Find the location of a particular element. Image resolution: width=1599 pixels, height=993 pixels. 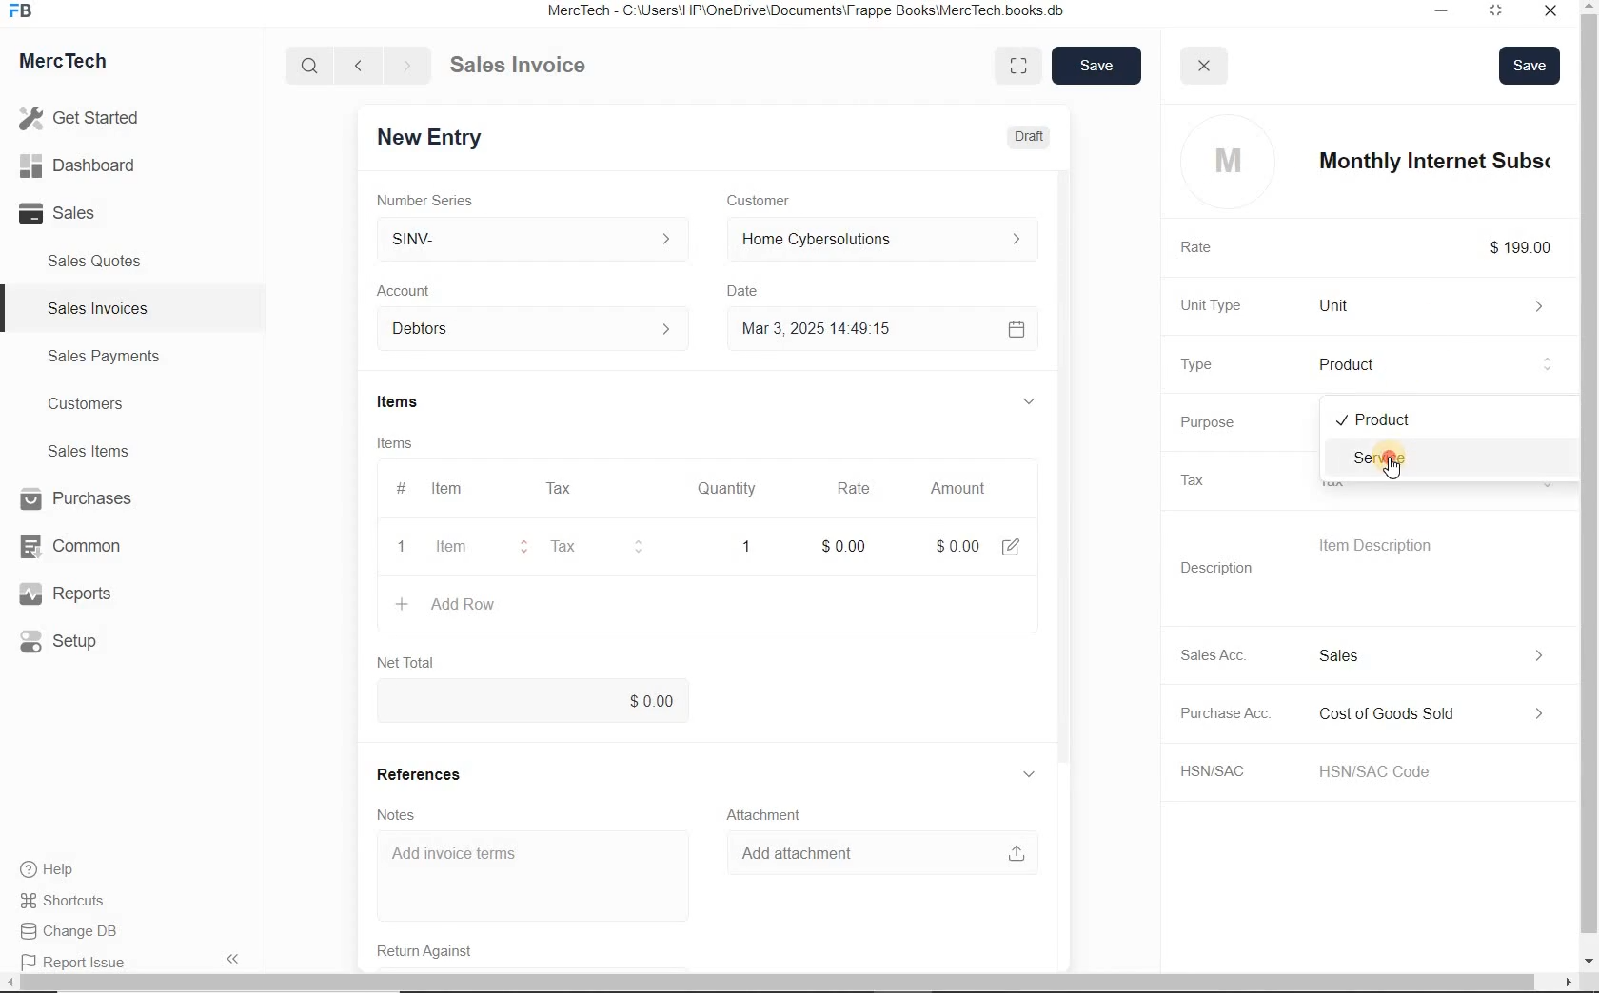

Go forward is located at coordinates (406, 66).